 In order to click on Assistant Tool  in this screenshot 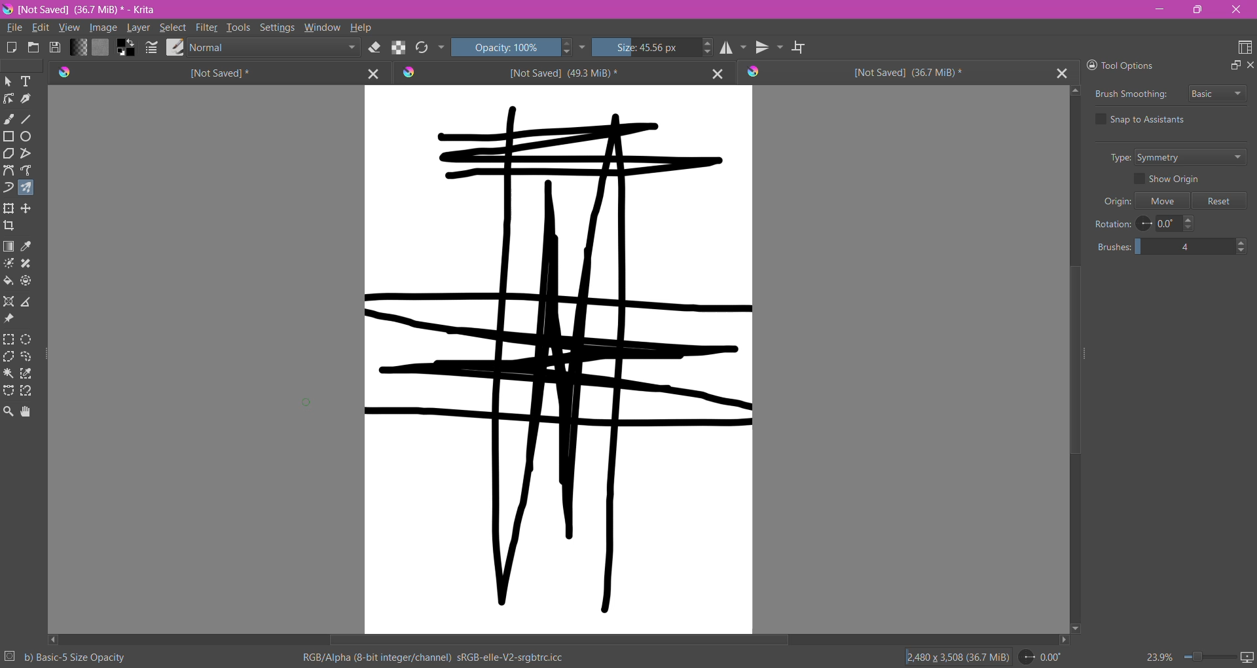, I will do `click(9, 301)`.